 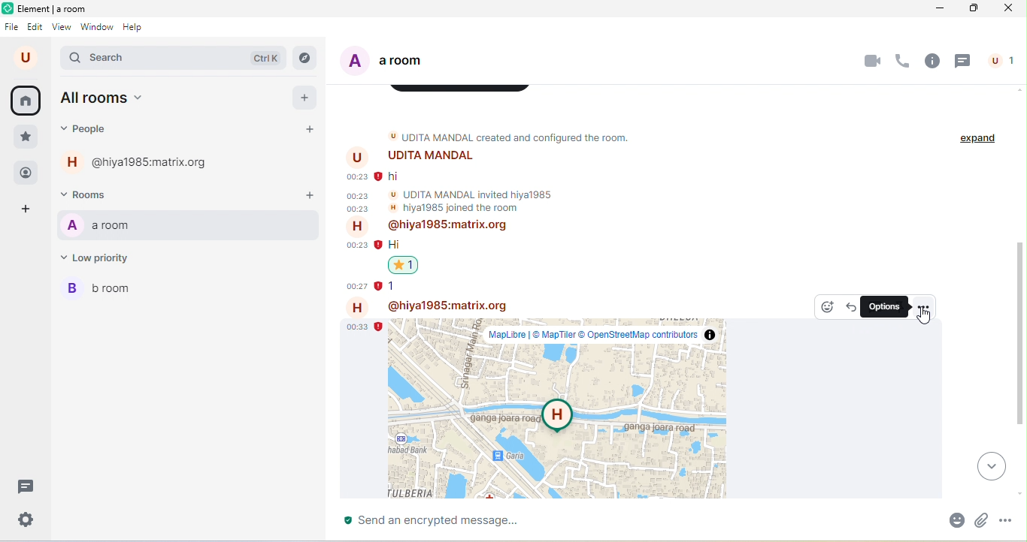 What do you see at coordinates (1019, 89) in the screenshot?
I see `scroll up` at bounding box center [1019, 89].